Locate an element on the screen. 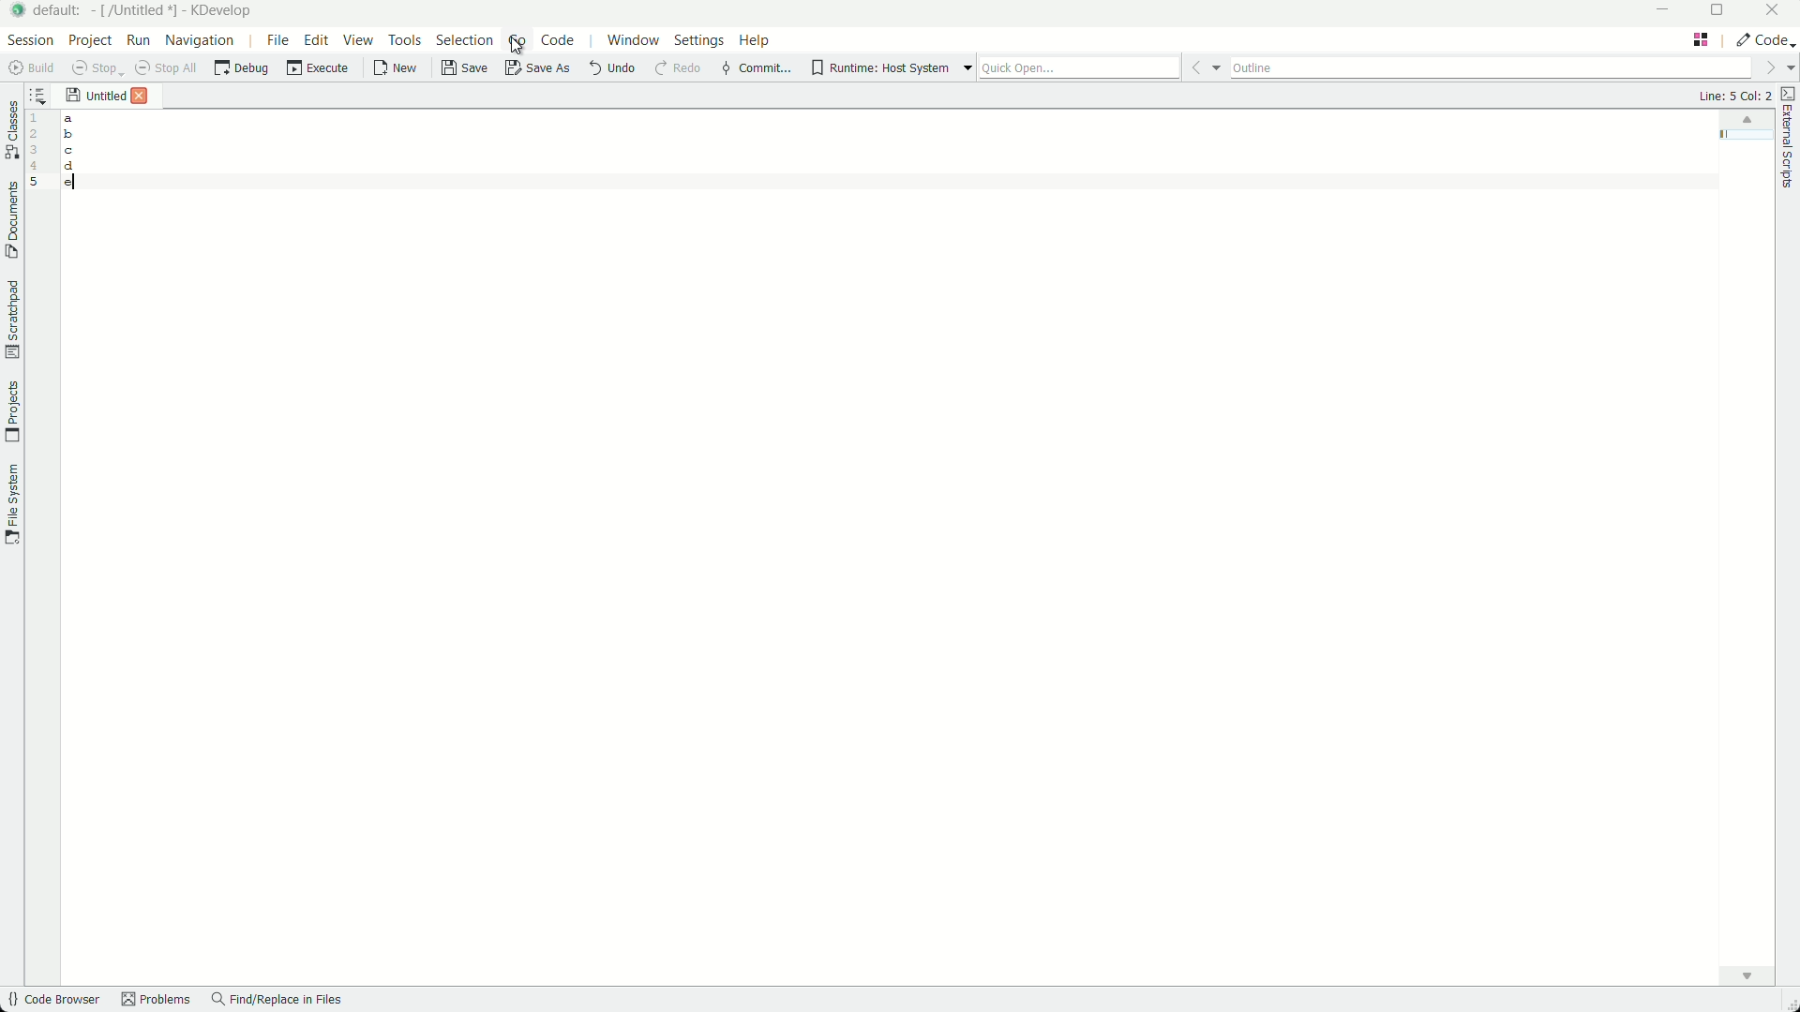 This screenshot has width=1800, height=1012. classes is located at coordinates (11, 131).